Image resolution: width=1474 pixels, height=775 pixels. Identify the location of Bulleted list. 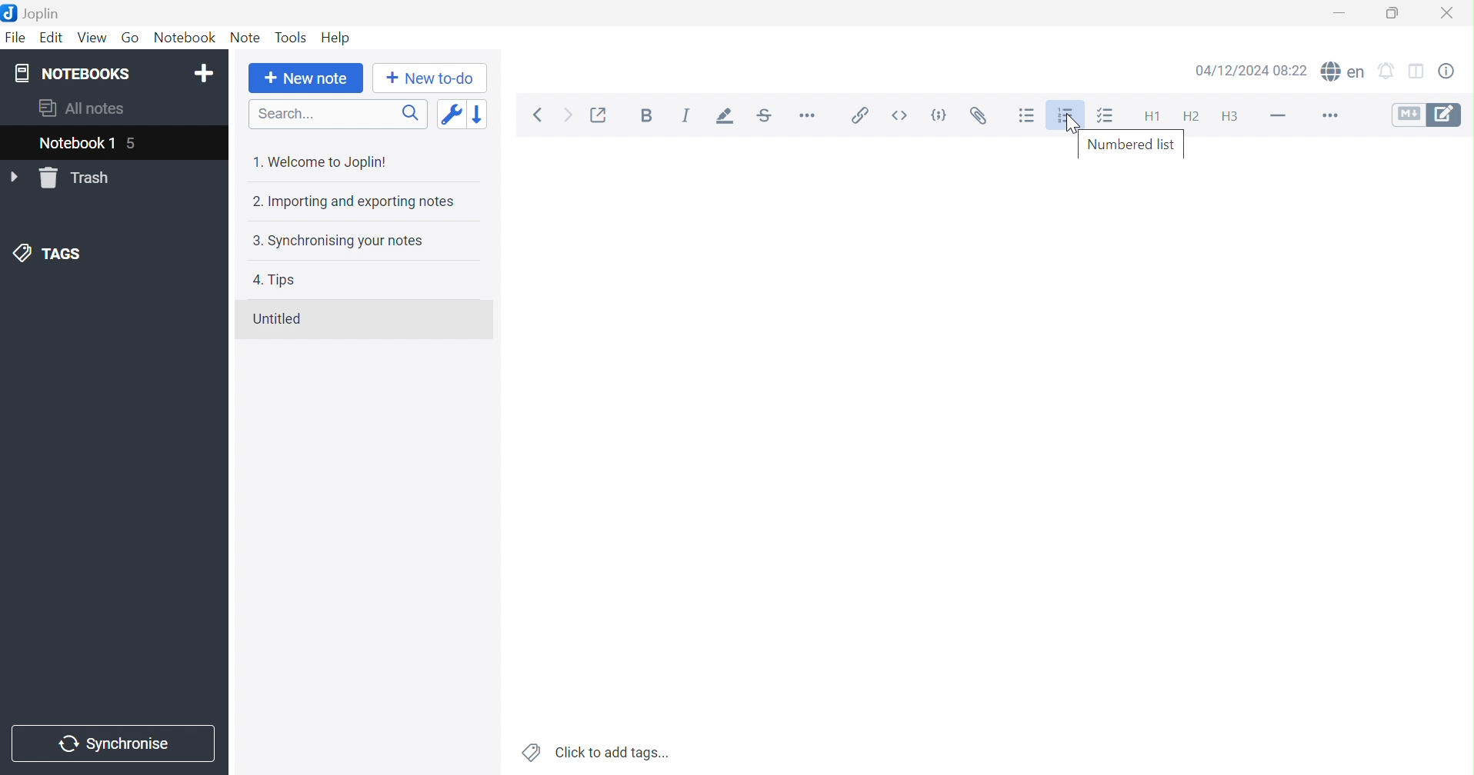
(1028, 115).